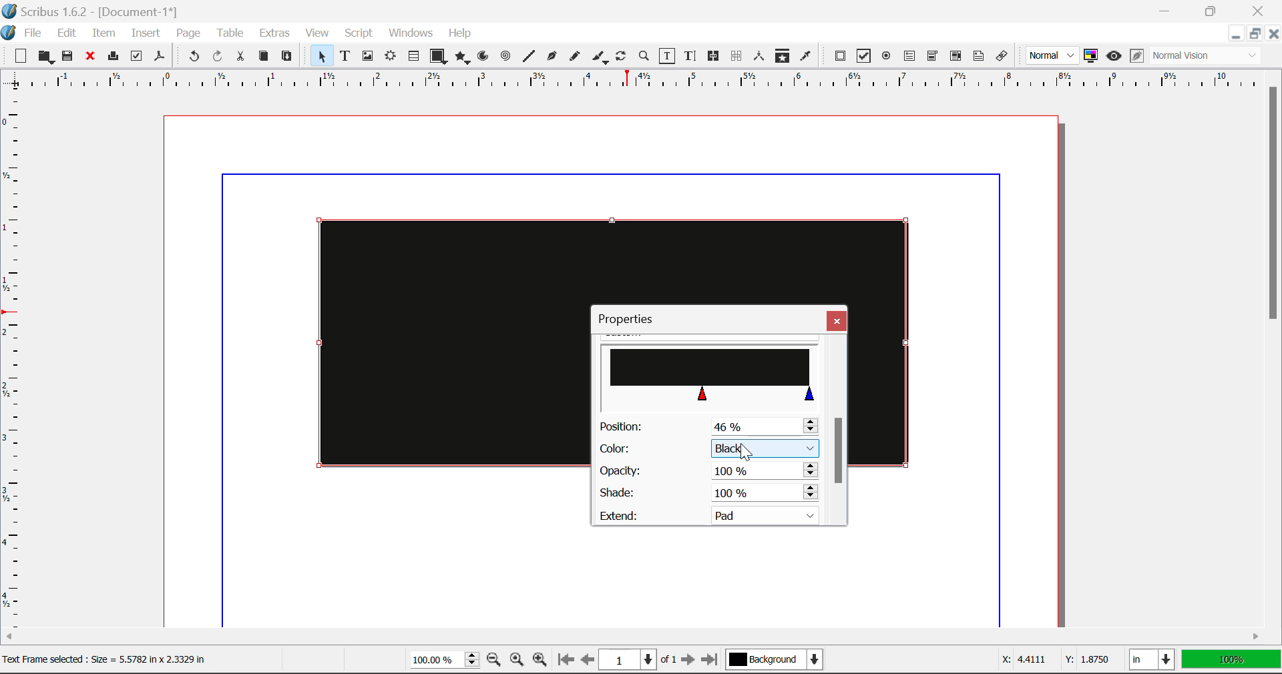 The width and height of the screenshot is (1282, 674). What do you see at coordinates (634, 639) in the screenshot?
I see `Scroll Bar` at bounding box center [634, 639].